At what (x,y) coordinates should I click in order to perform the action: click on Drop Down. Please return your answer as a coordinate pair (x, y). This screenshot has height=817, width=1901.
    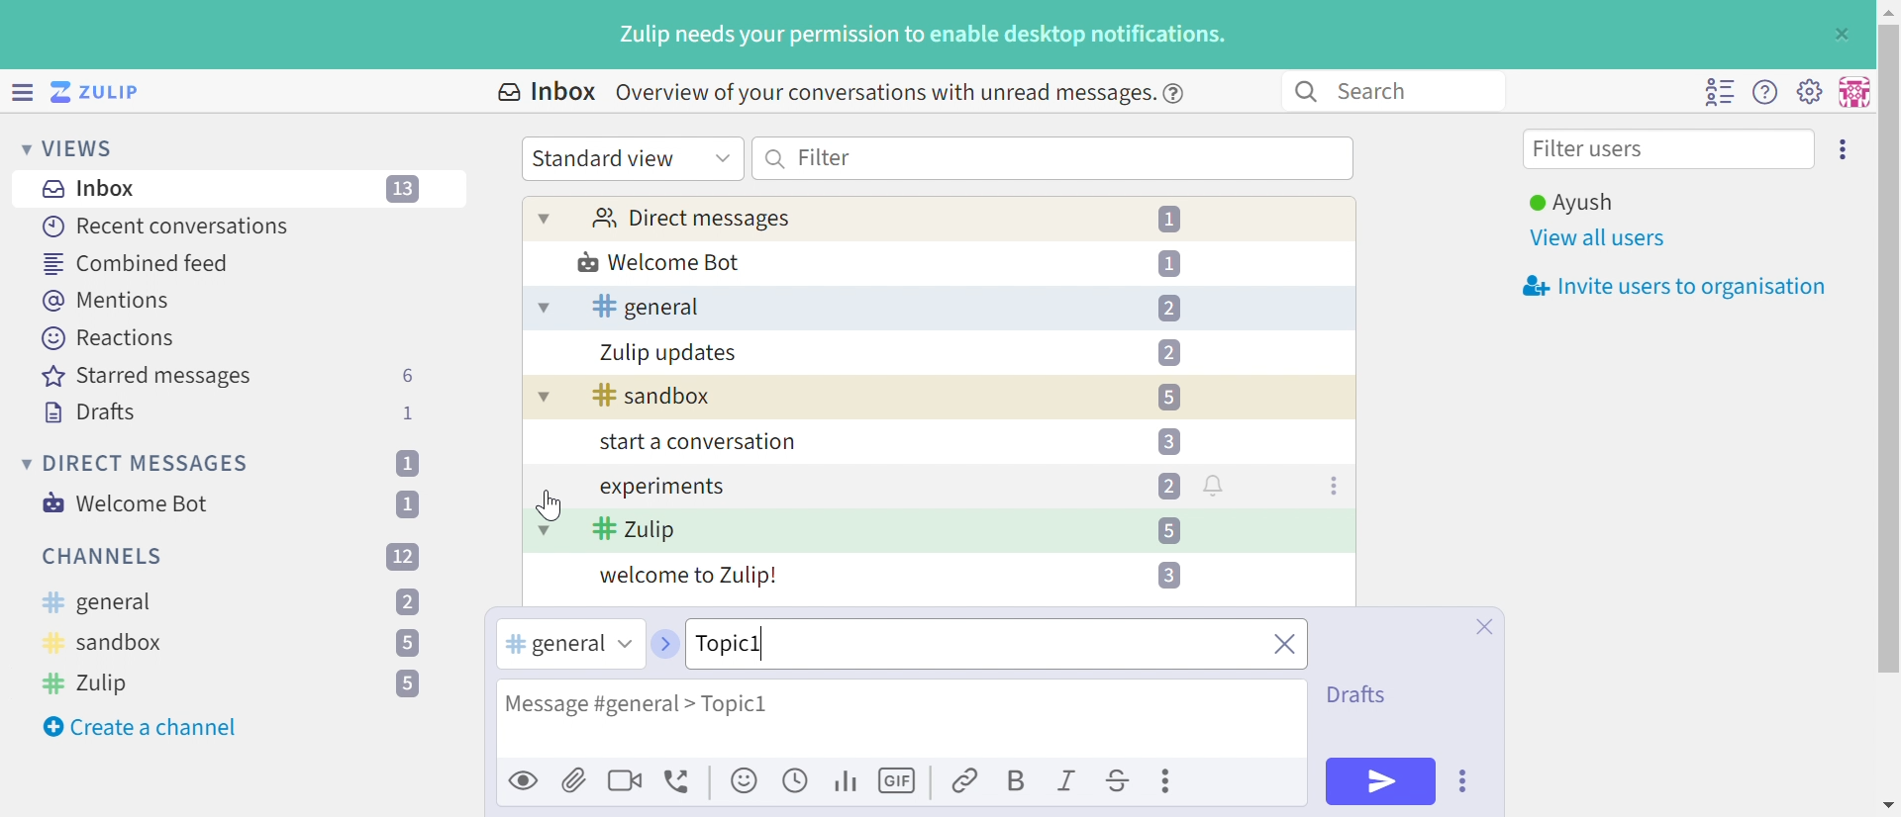
    Looking at the image, I should click on (540, 400).